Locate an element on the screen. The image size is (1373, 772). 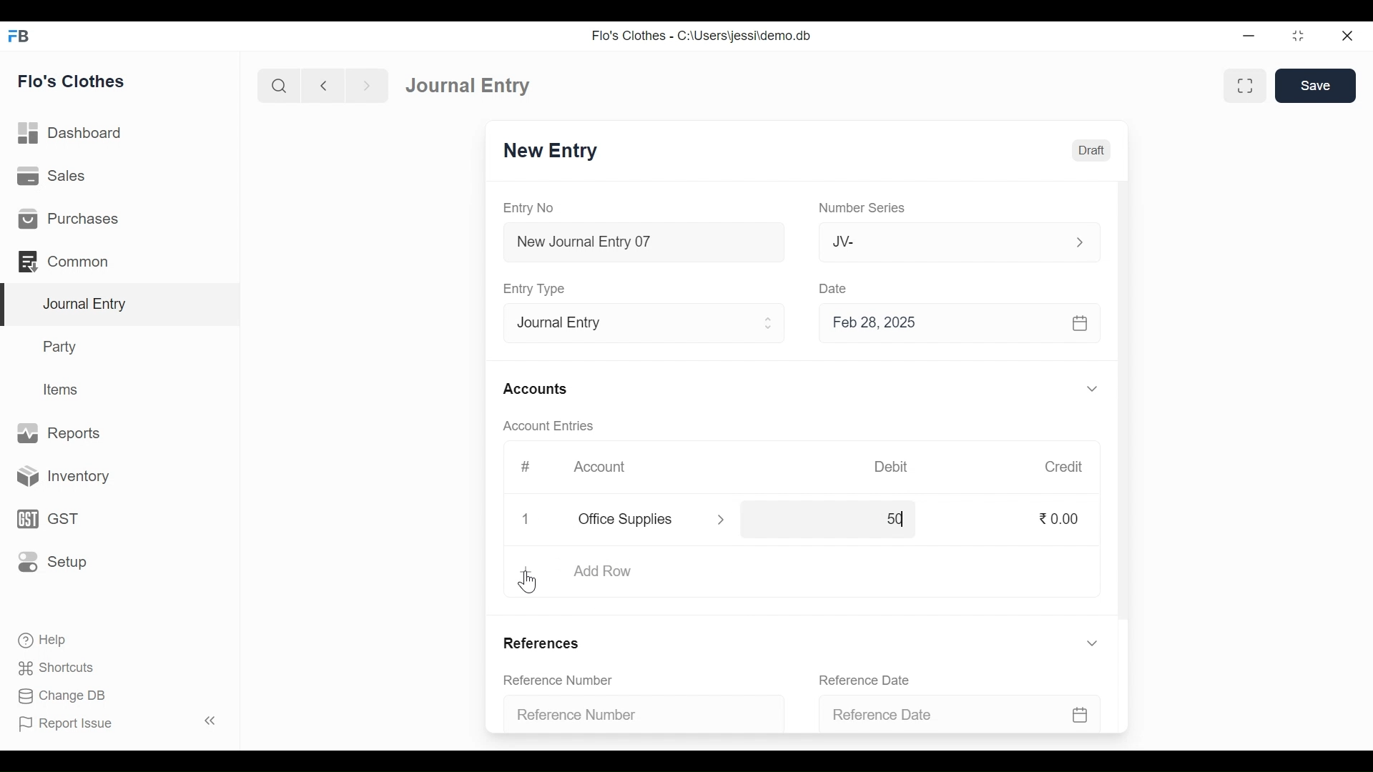
+ Add Row is located at coordinates (597, 572).